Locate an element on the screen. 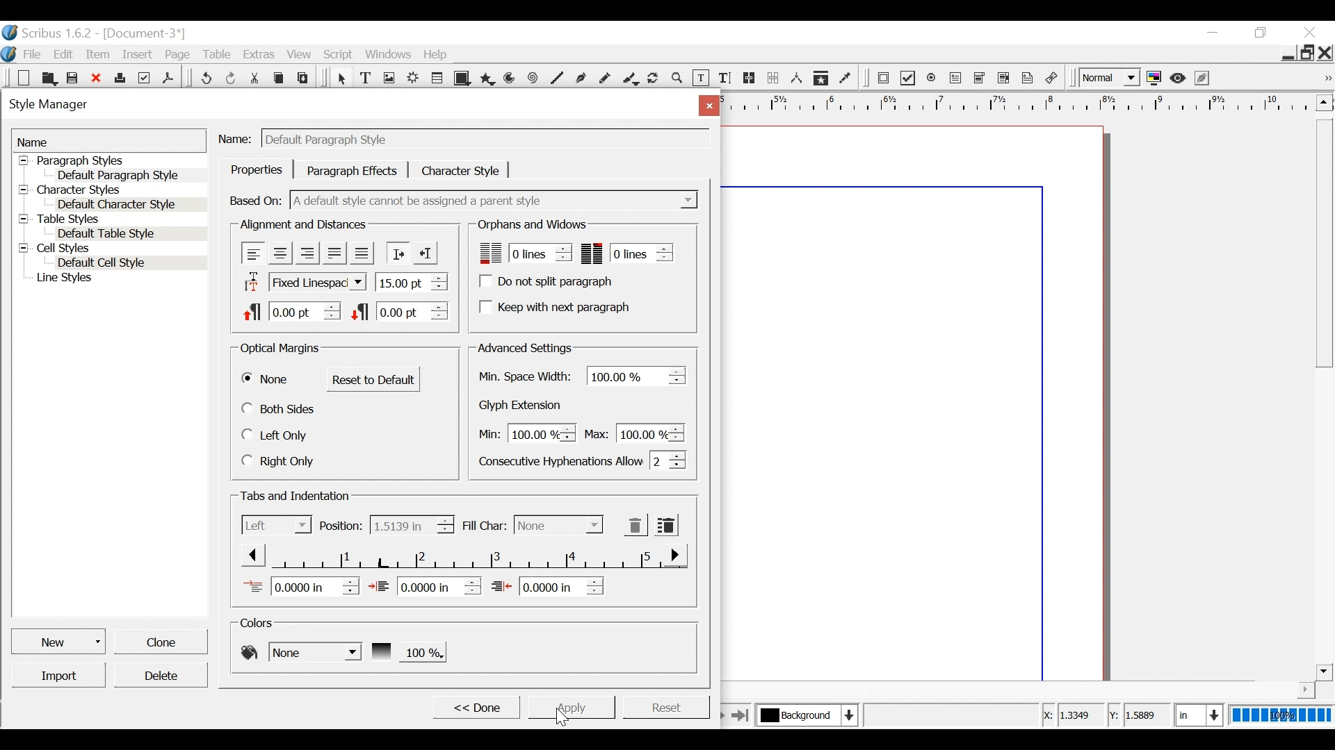 The height and width of the screenshot is (750, 1335). Character Style is located at coordinates (461, 170).